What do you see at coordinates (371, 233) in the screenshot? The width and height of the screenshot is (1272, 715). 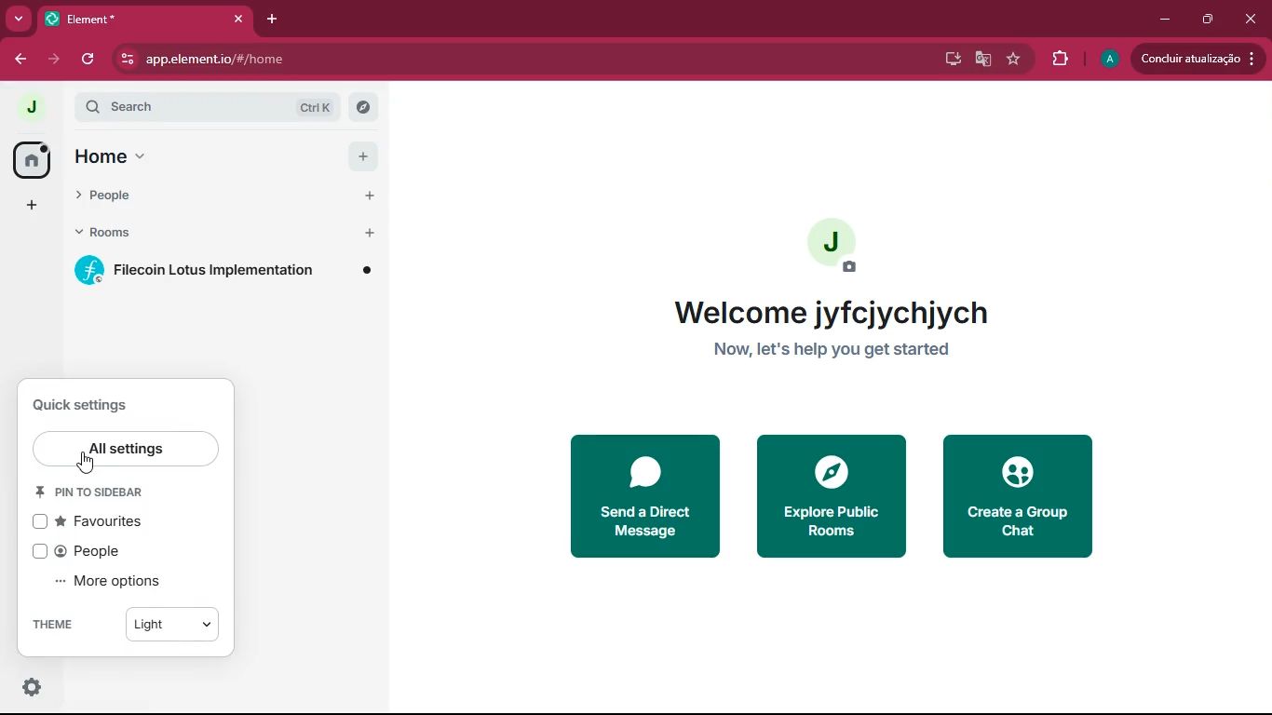 I see `add room` at bounding box center [371, 233].